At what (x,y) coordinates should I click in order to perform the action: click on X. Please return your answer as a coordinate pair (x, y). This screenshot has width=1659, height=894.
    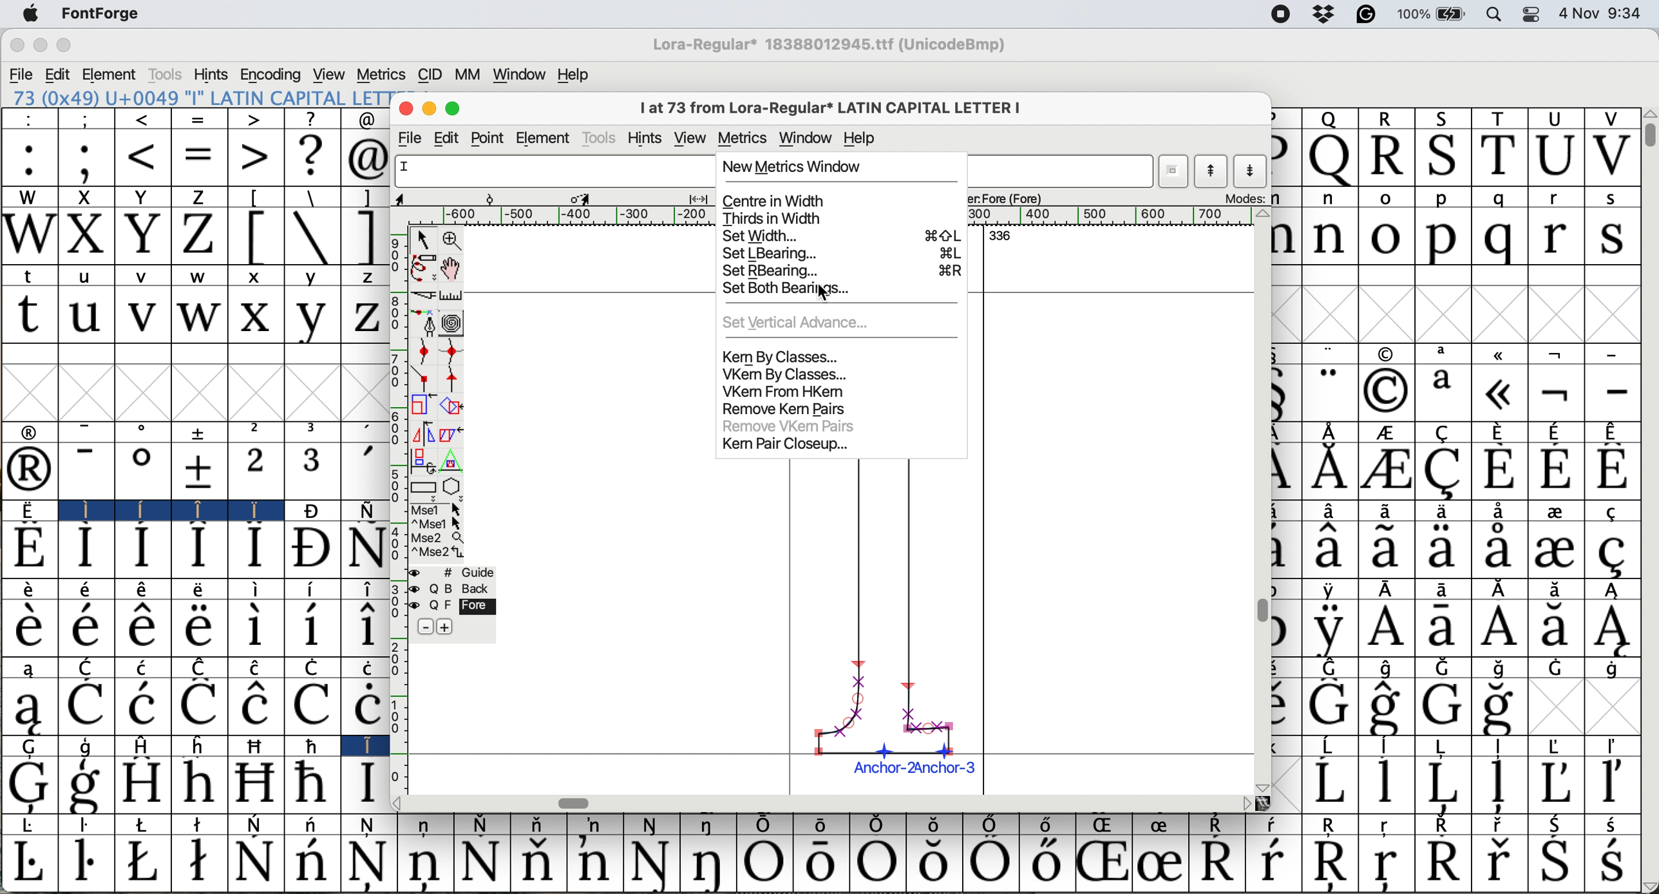
    Looking at the image, I should click on (86, 237).